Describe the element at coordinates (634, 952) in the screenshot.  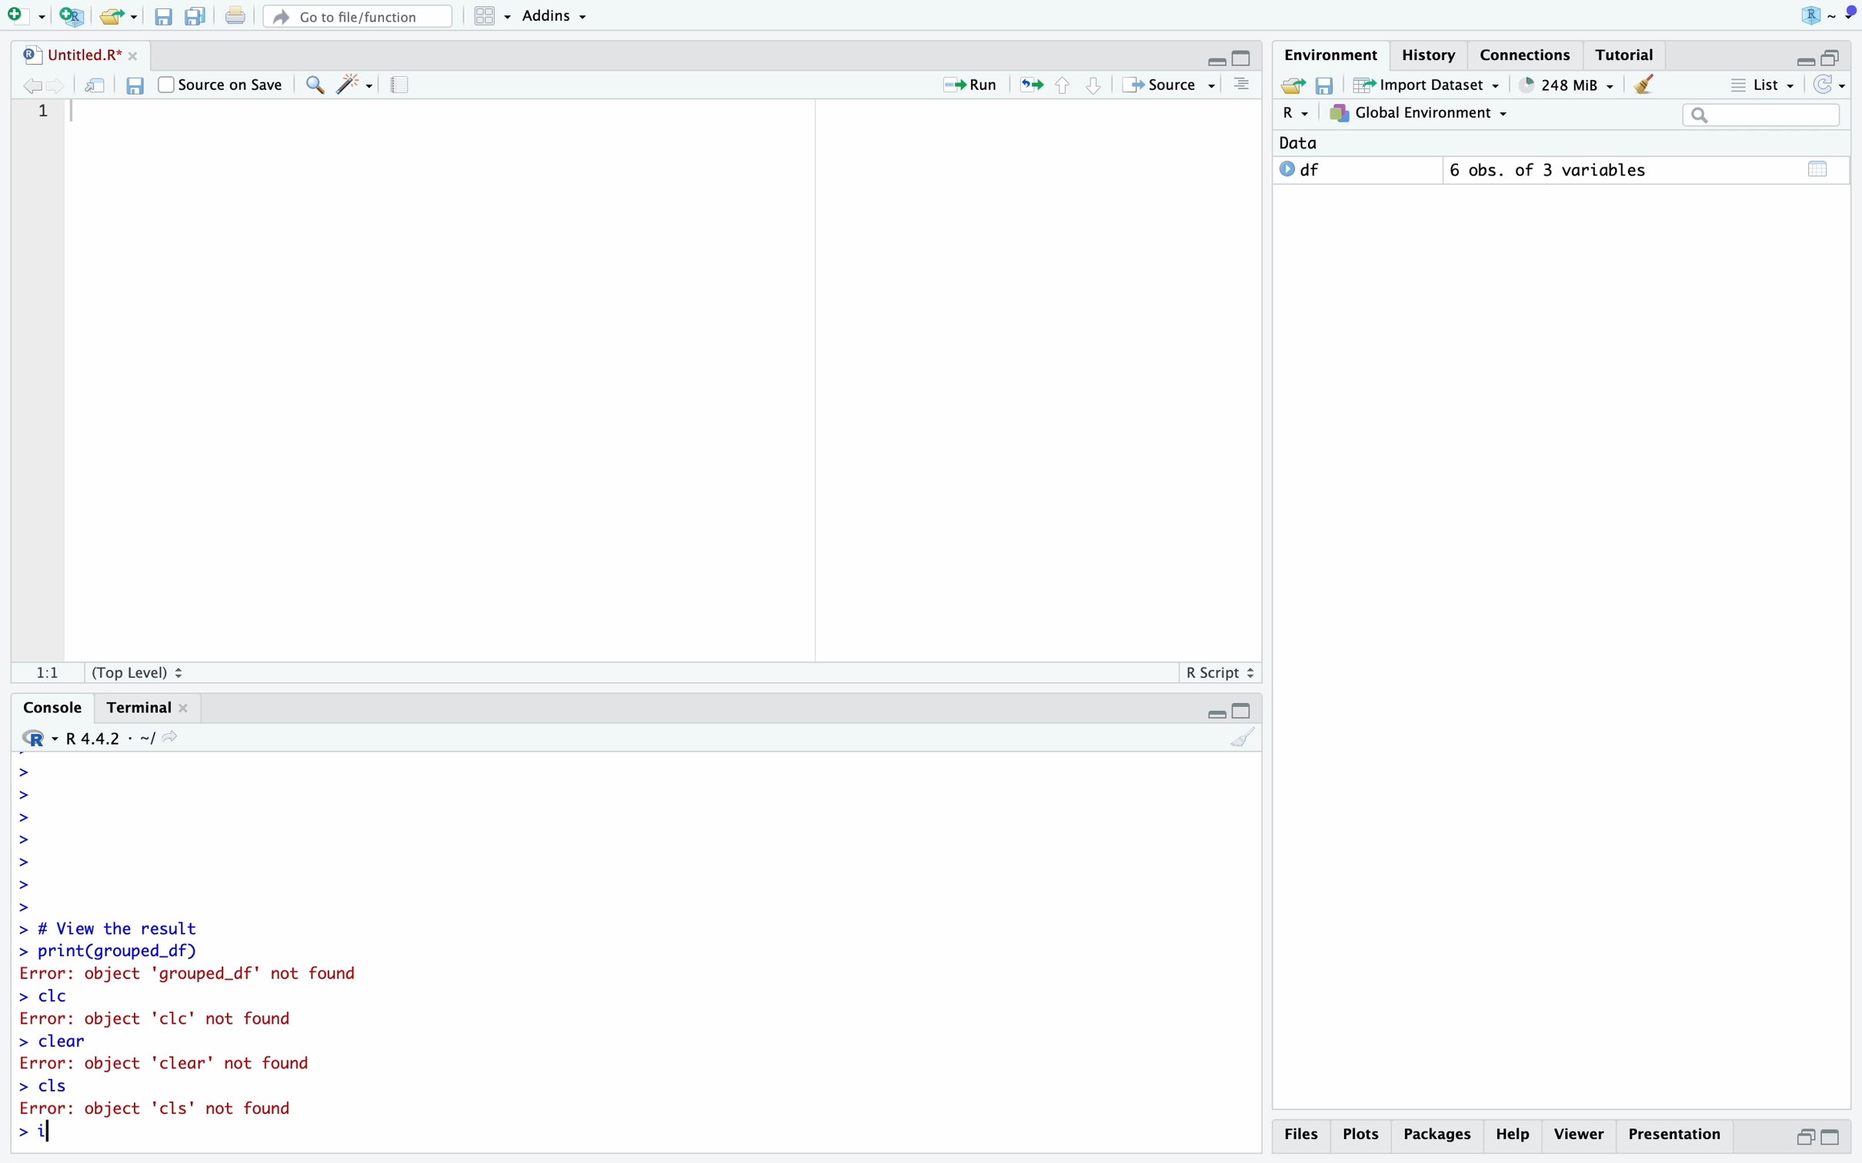
I see `> # View the result

> print(grouped_df)

Error: object 'grouped_df' not found
> cle

Error: object 'clc' not found

> clear

Error: object 'clear' not found

> cls

Error: object 'cls' not found` at that location.